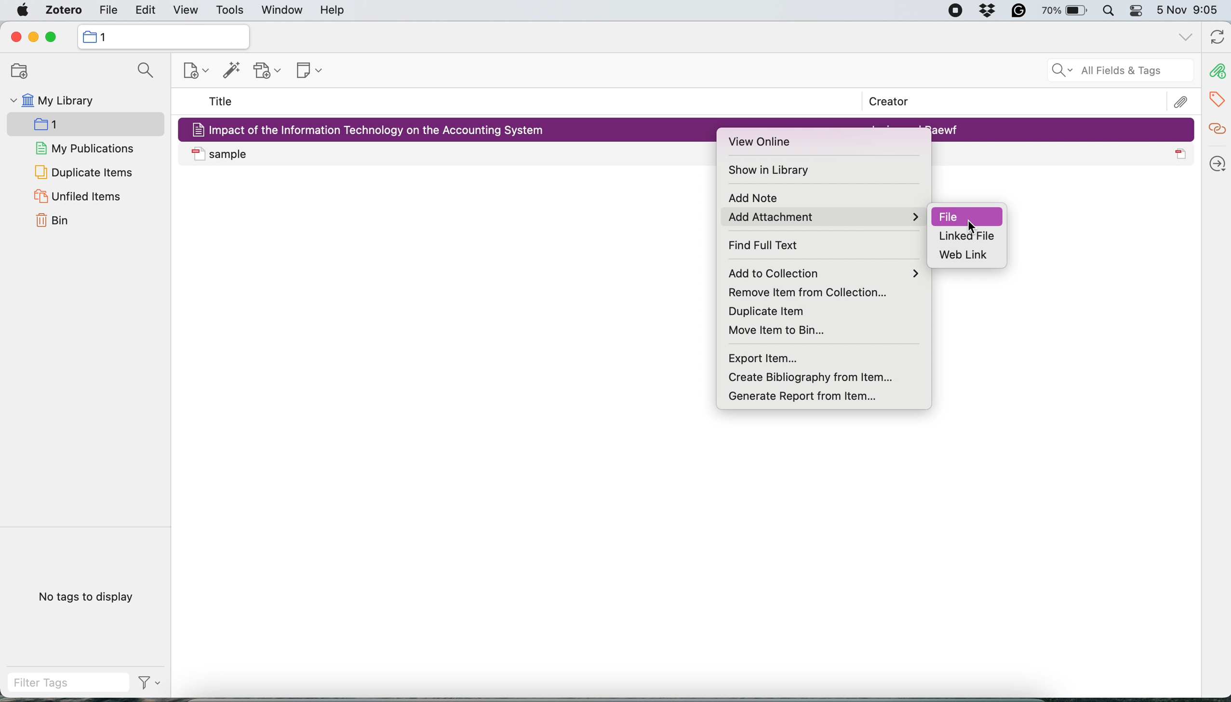 This screenshot has height=702, width=1231. What do you see at coordinates (773, 171) in the screenshot?
I see `show in library` at bounding box center [773, 171].